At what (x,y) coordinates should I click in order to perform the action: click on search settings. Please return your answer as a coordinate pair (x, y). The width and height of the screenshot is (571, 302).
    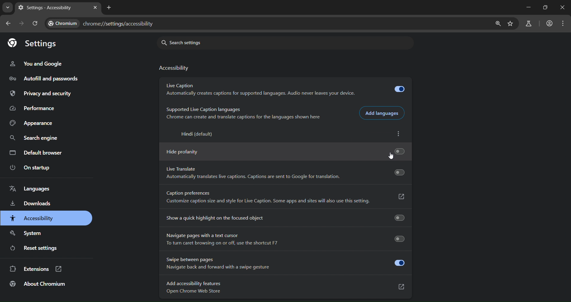
    Looking at the image, I should click on (210, 43).